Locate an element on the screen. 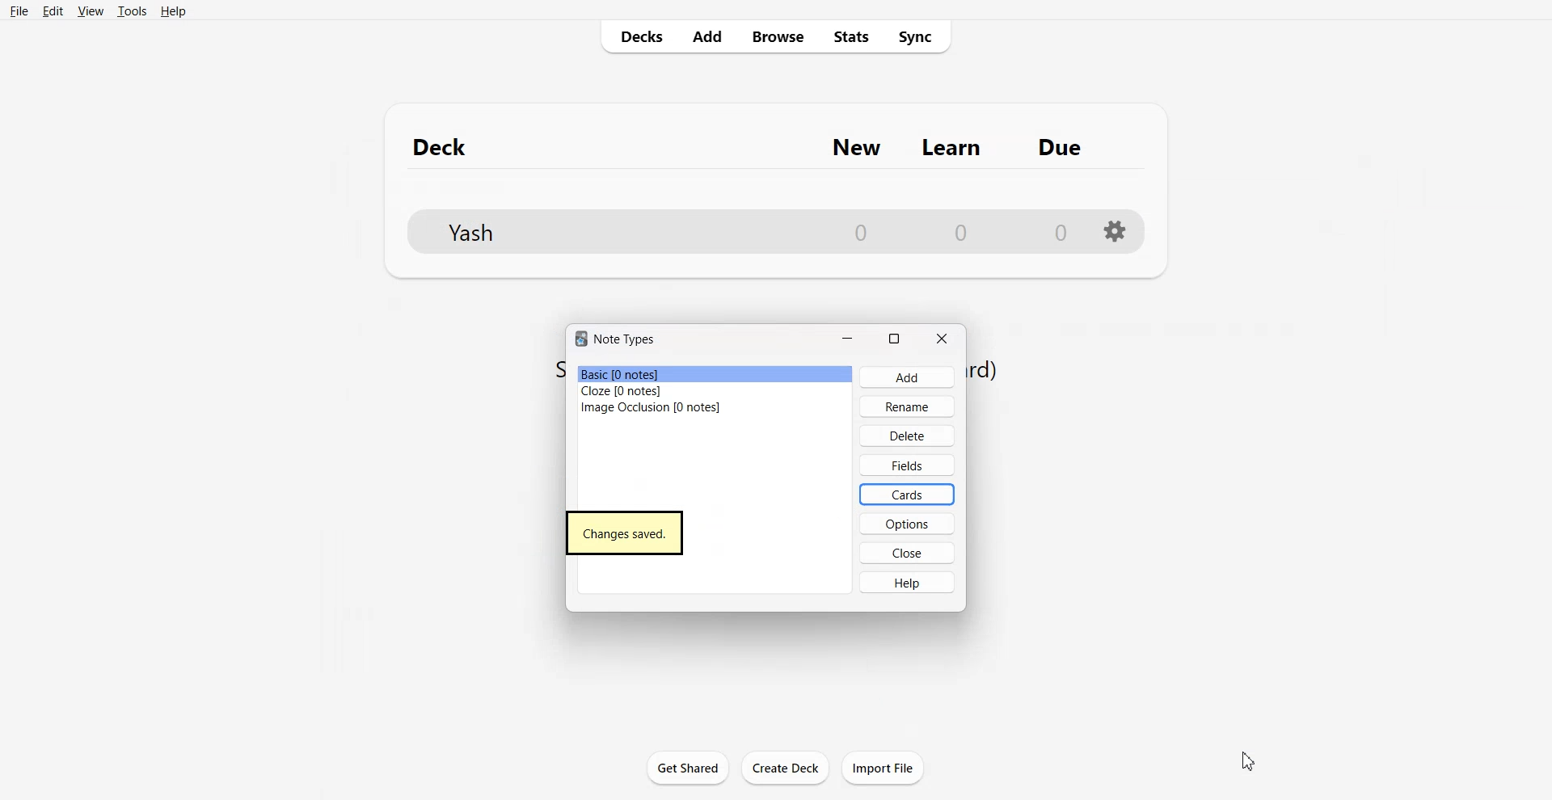 This screenshot has height=800, width=1552. Get Shared is located at coordinates (688, 767).